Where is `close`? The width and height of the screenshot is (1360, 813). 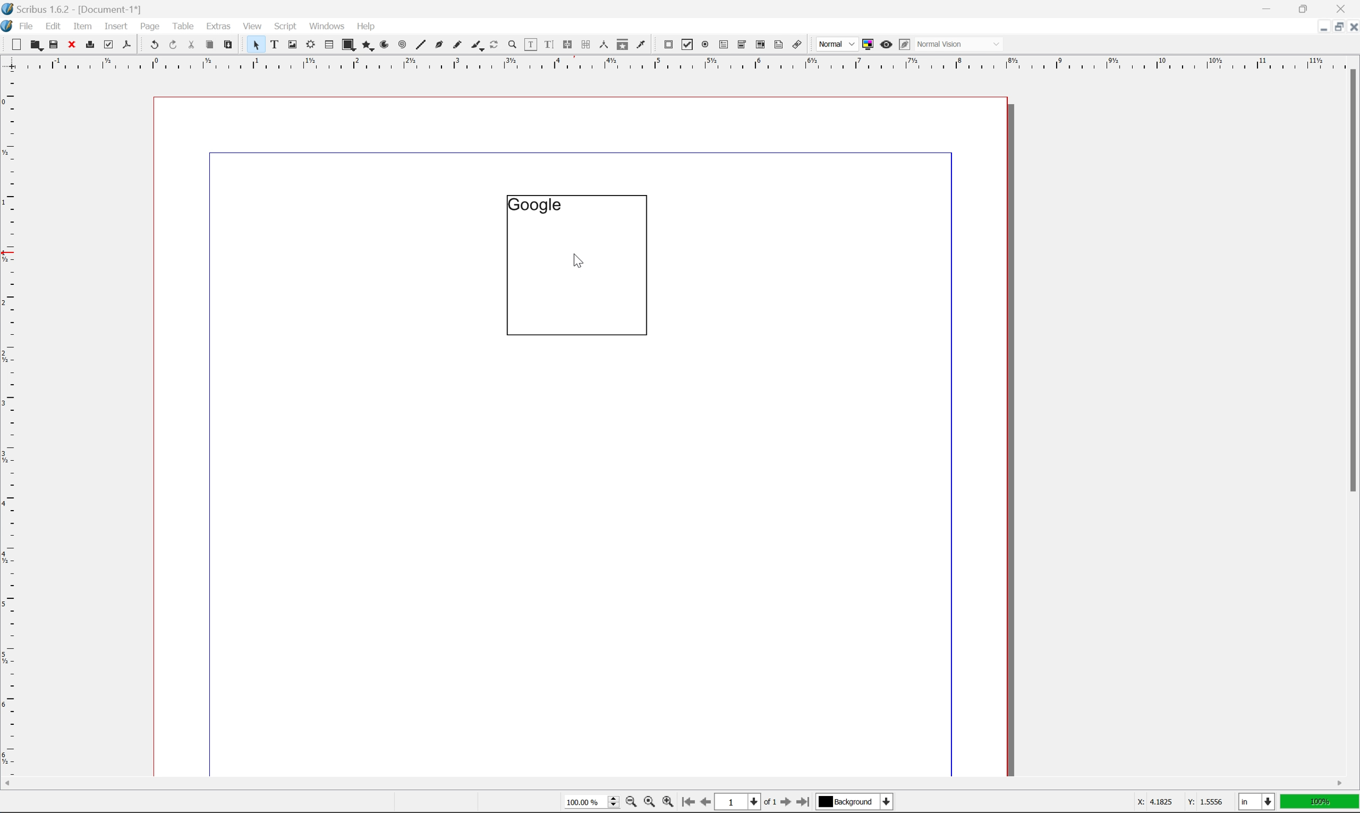
close is located at coordinates (73, 44).